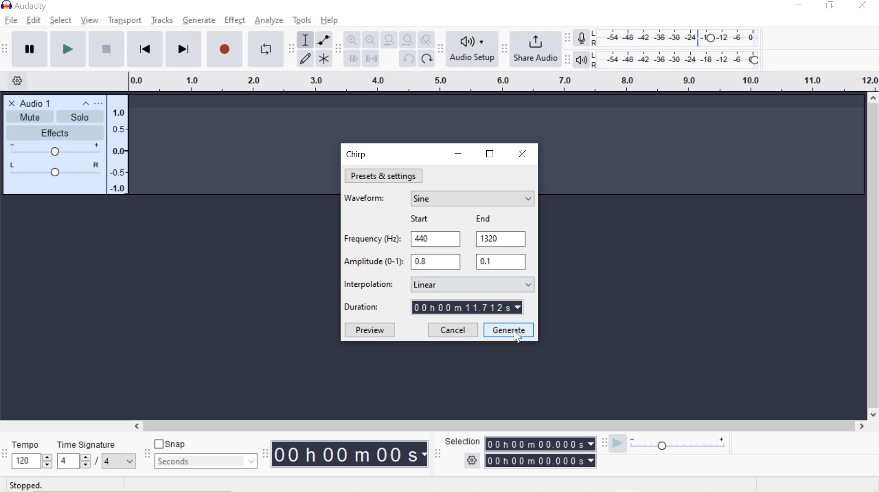  Describe the element at coordinates (798, 4) in the screenshot. I see `minimize` at that location.